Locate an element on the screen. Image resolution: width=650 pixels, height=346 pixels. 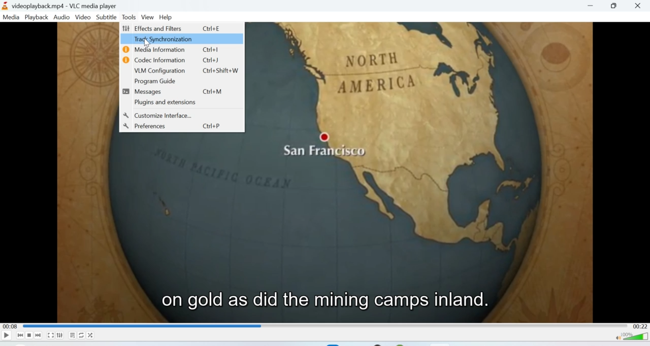
00:22 is located at coordinates (641, 327).